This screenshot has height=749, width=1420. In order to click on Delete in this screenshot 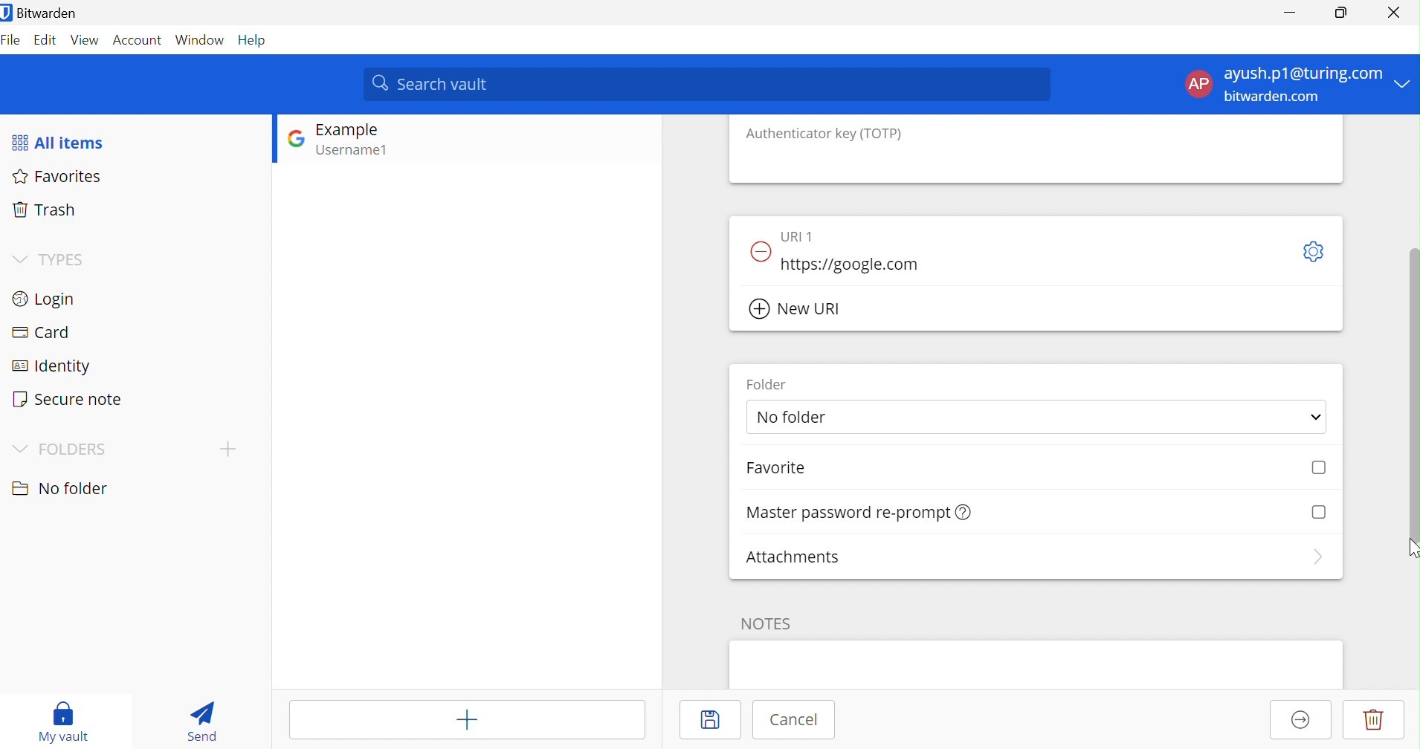, I will do `click(1374, 721)`.